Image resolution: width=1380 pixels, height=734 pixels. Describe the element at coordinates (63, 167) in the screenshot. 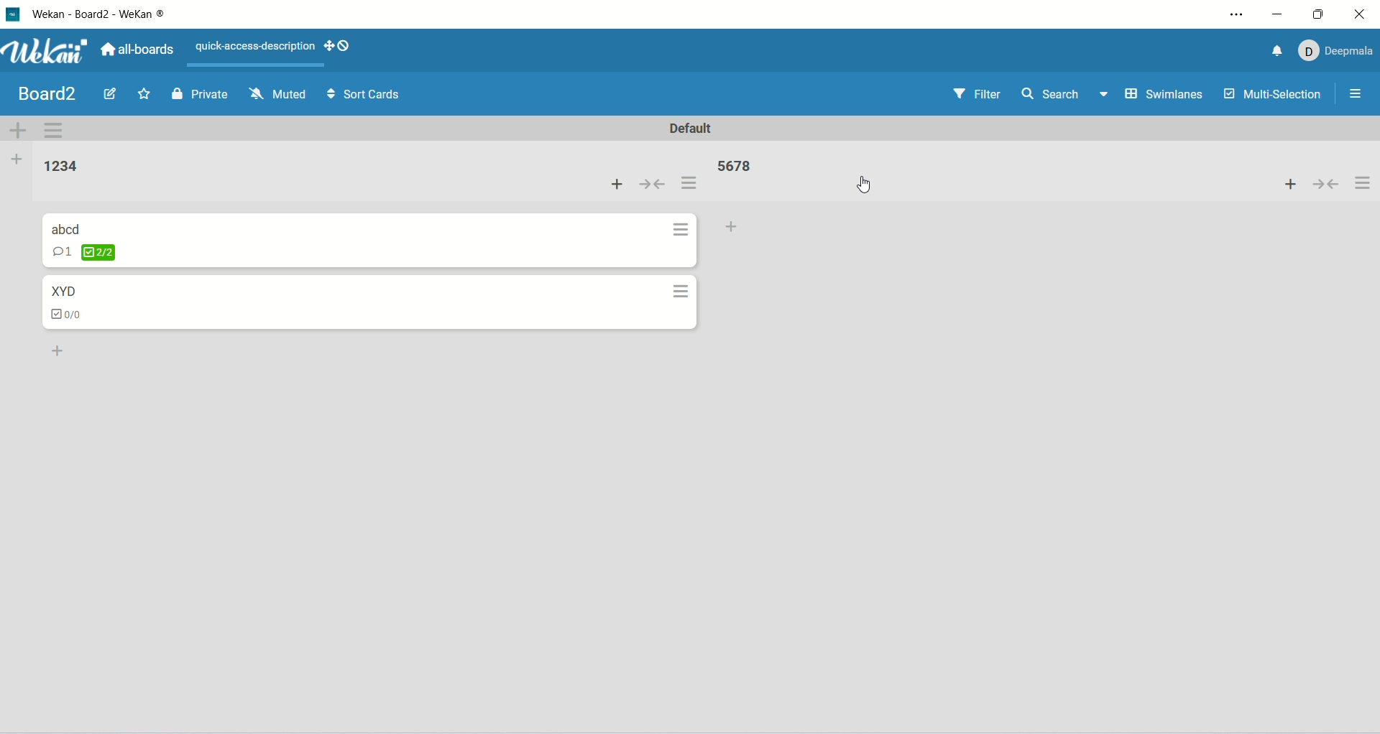

I see `list title` at that location.